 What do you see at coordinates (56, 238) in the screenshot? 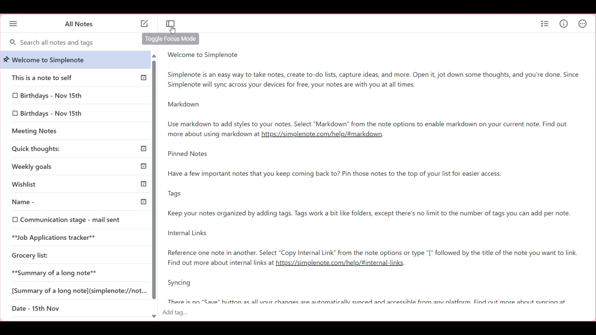
I see `**Job Applications tracker**` at bounding box center [56, 238].